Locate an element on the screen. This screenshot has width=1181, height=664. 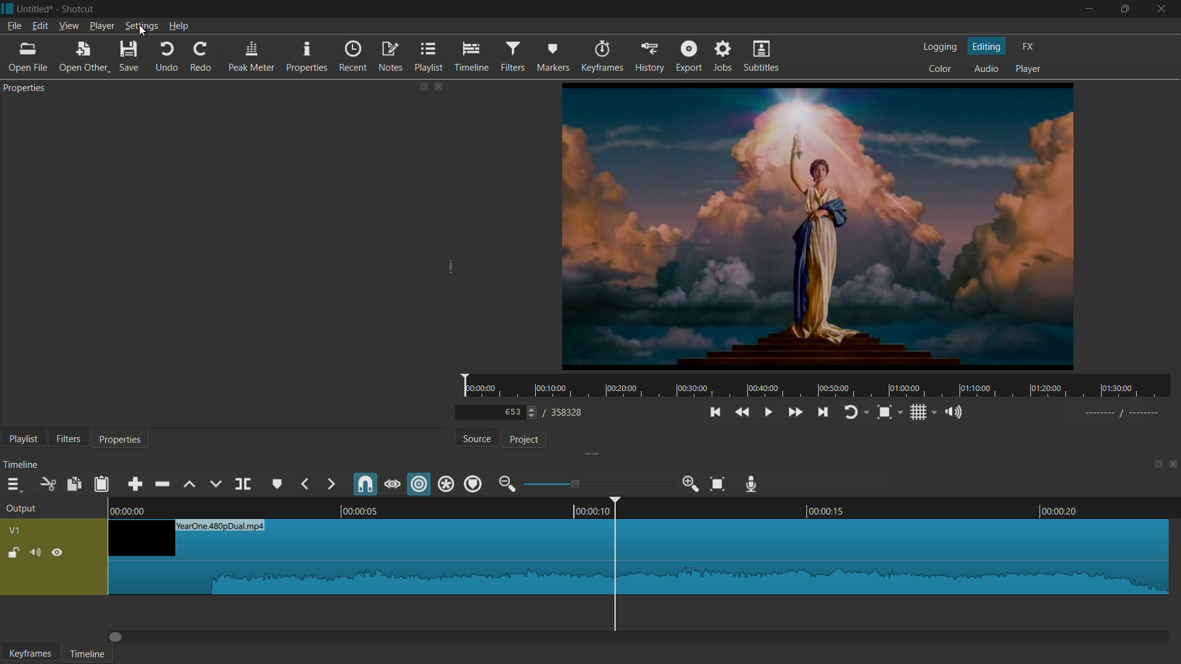
lock is located at coordinates (12, 553).